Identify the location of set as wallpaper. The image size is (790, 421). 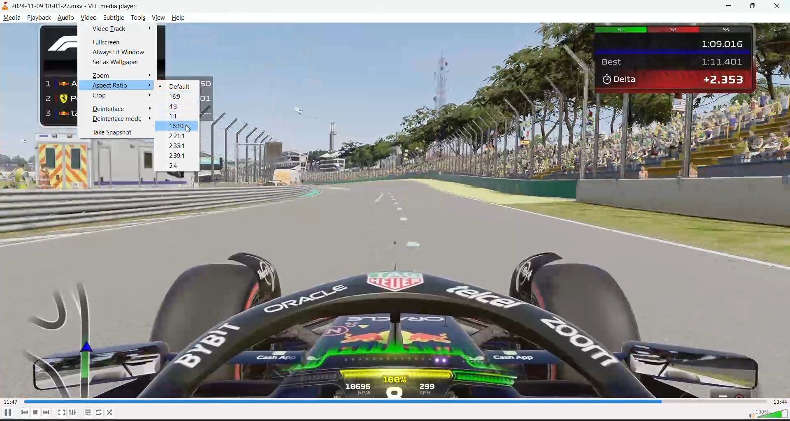
(118, 63).